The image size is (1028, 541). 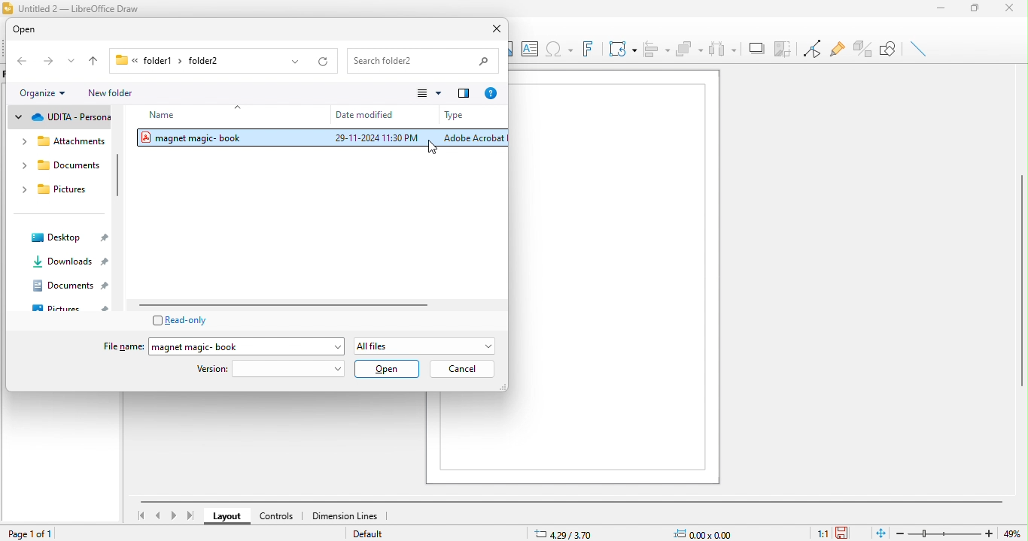 What do you see at coordinates (877, 533) in the screenshot?
I see `fit to the current window` at bounding box center [877, 533].